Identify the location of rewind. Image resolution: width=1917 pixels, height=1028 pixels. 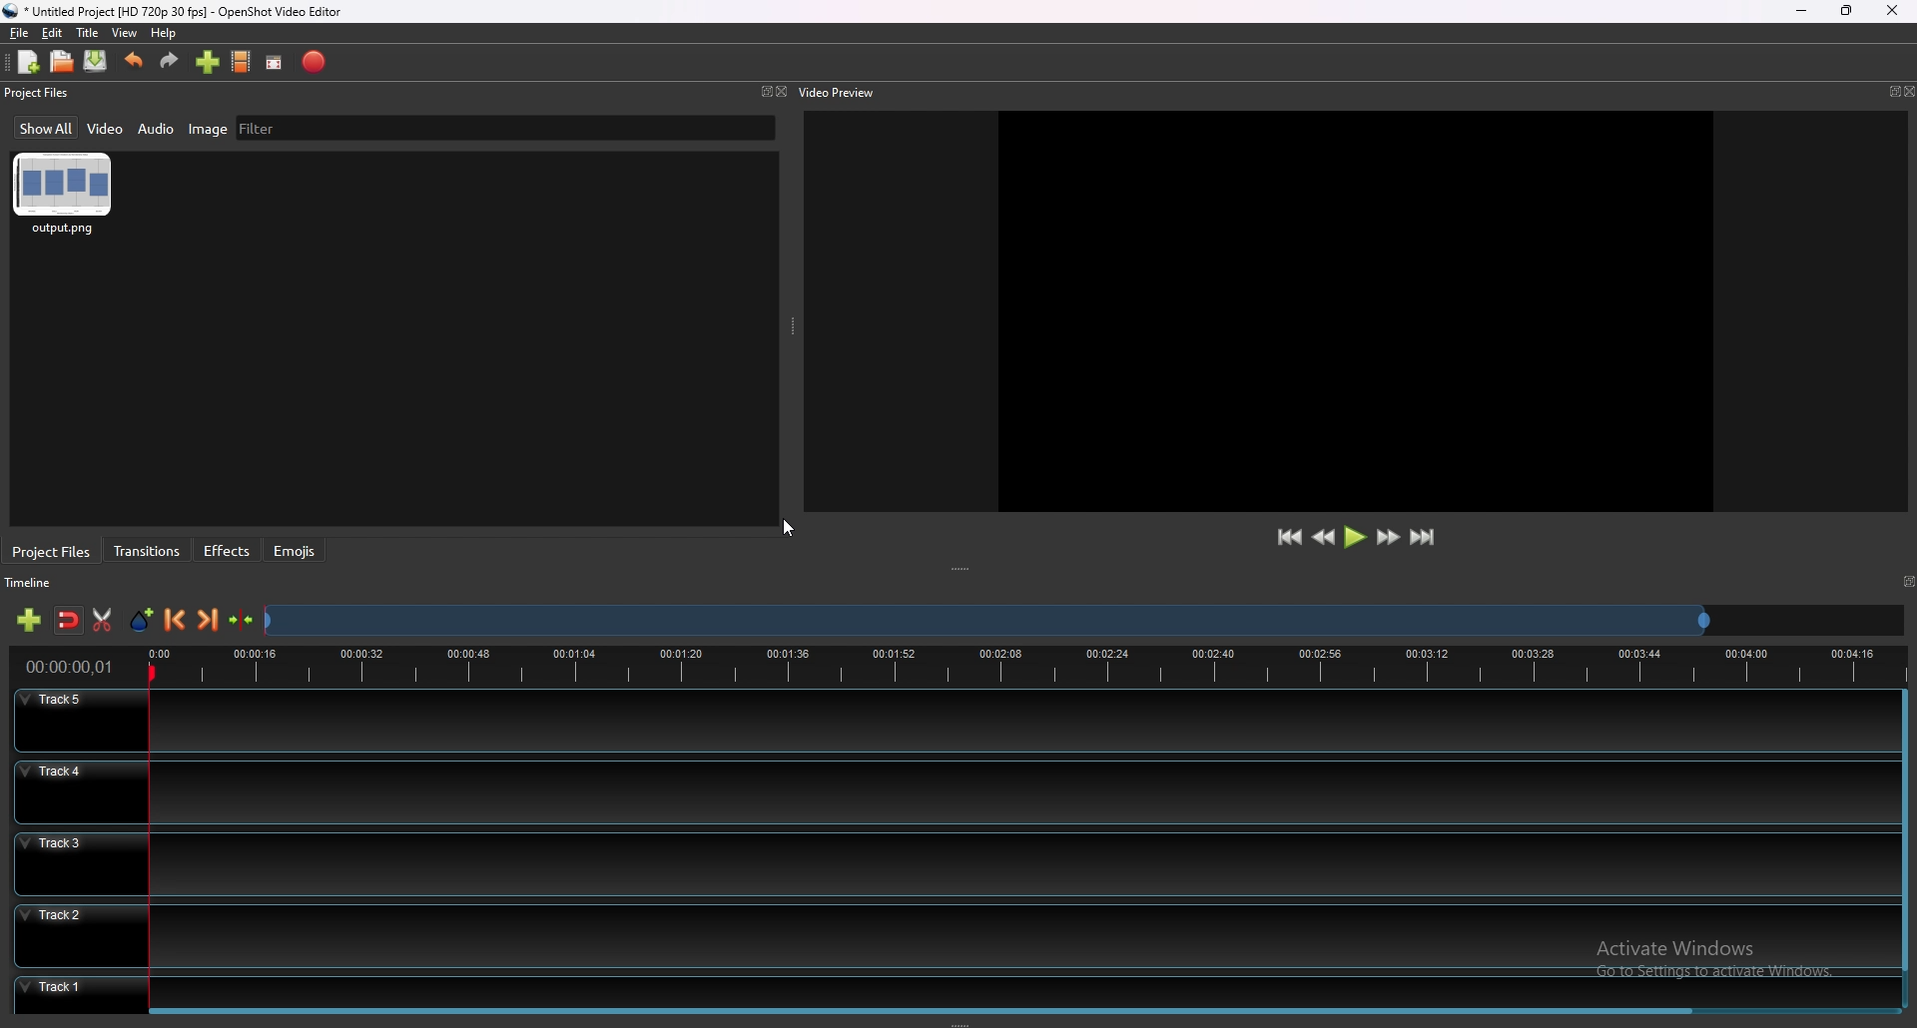
(1325, 538).